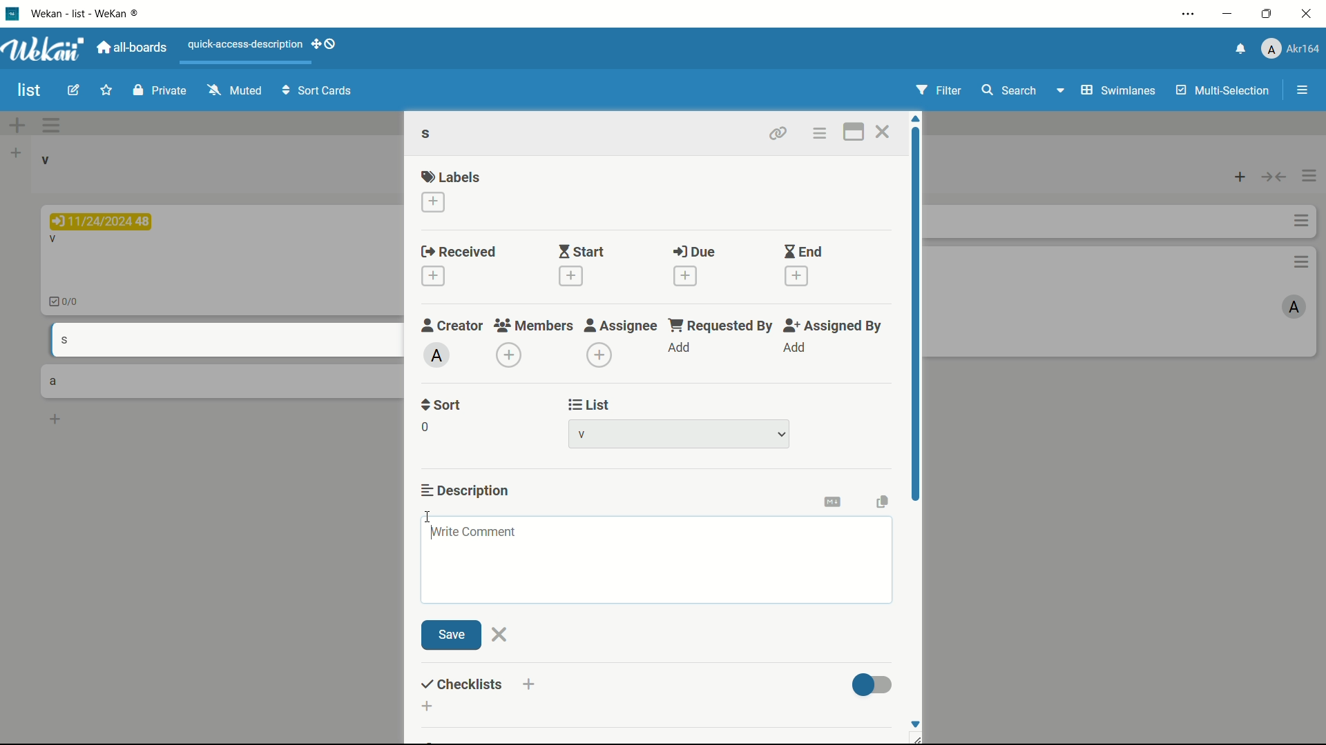 The image size is (1326, 745). Describe the element at coordinates (1010, 90) in the screenshot. I see `search` at that location.